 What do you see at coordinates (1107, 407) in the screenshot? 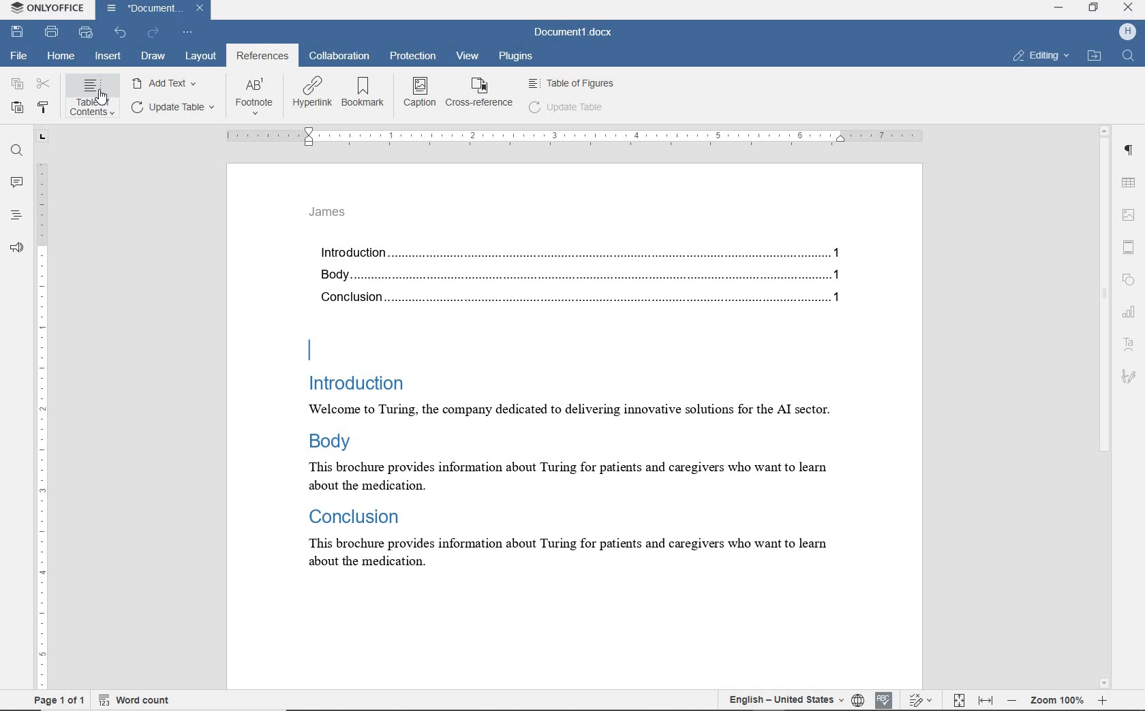
I see `scrollbar` at bounding box center [1107, 407].